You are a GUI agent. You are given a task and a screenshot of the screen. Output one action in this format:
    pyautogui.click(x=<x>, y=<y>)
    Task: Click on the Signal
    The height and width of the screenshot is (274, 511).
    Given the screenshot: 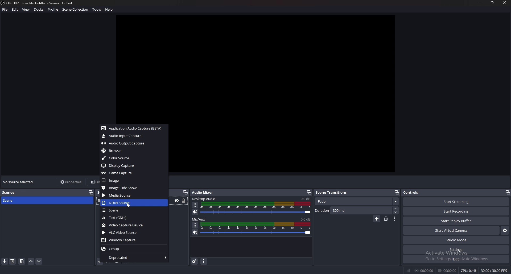 What is the action you would take?
    pyautogui.click(x=407, y=269)
    